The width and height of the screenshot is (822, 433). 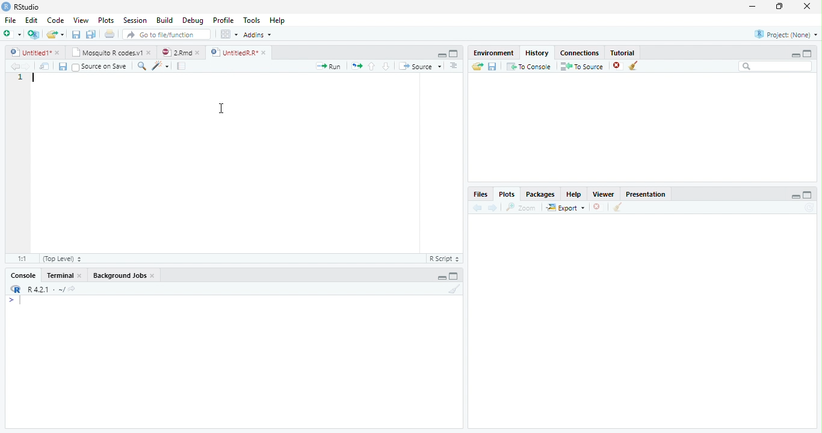 I want to click on Code, so click(x=57, y=21).